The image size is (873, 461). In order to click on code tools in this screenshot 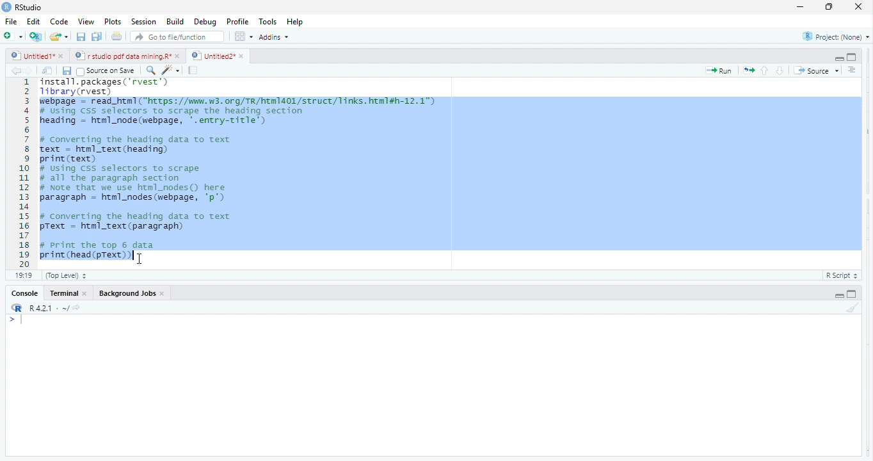, I will do `click(171, 70)`.